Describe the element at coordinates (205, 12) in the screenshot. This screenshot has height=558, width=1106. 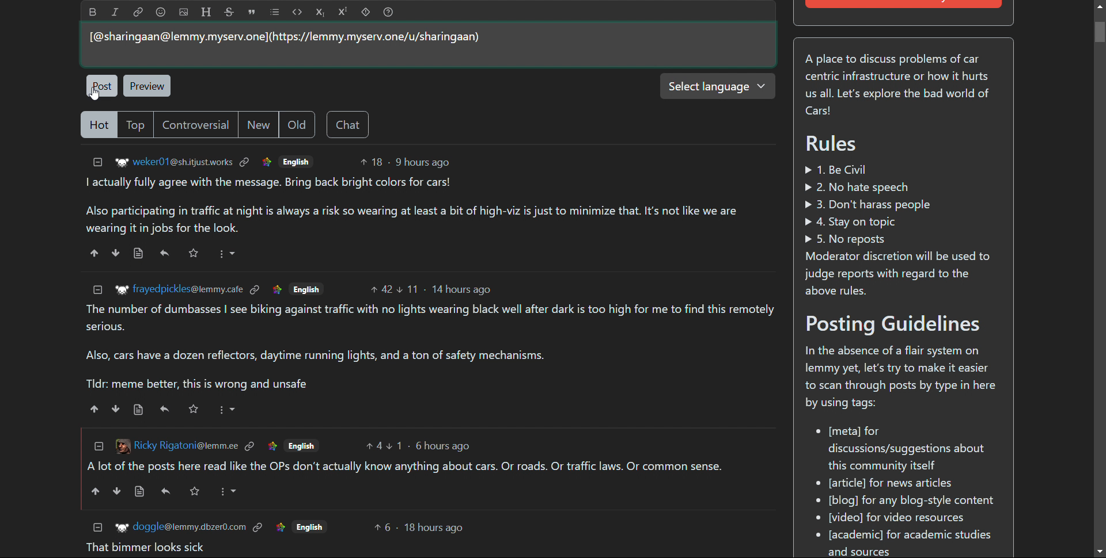
I see `header` at that location.